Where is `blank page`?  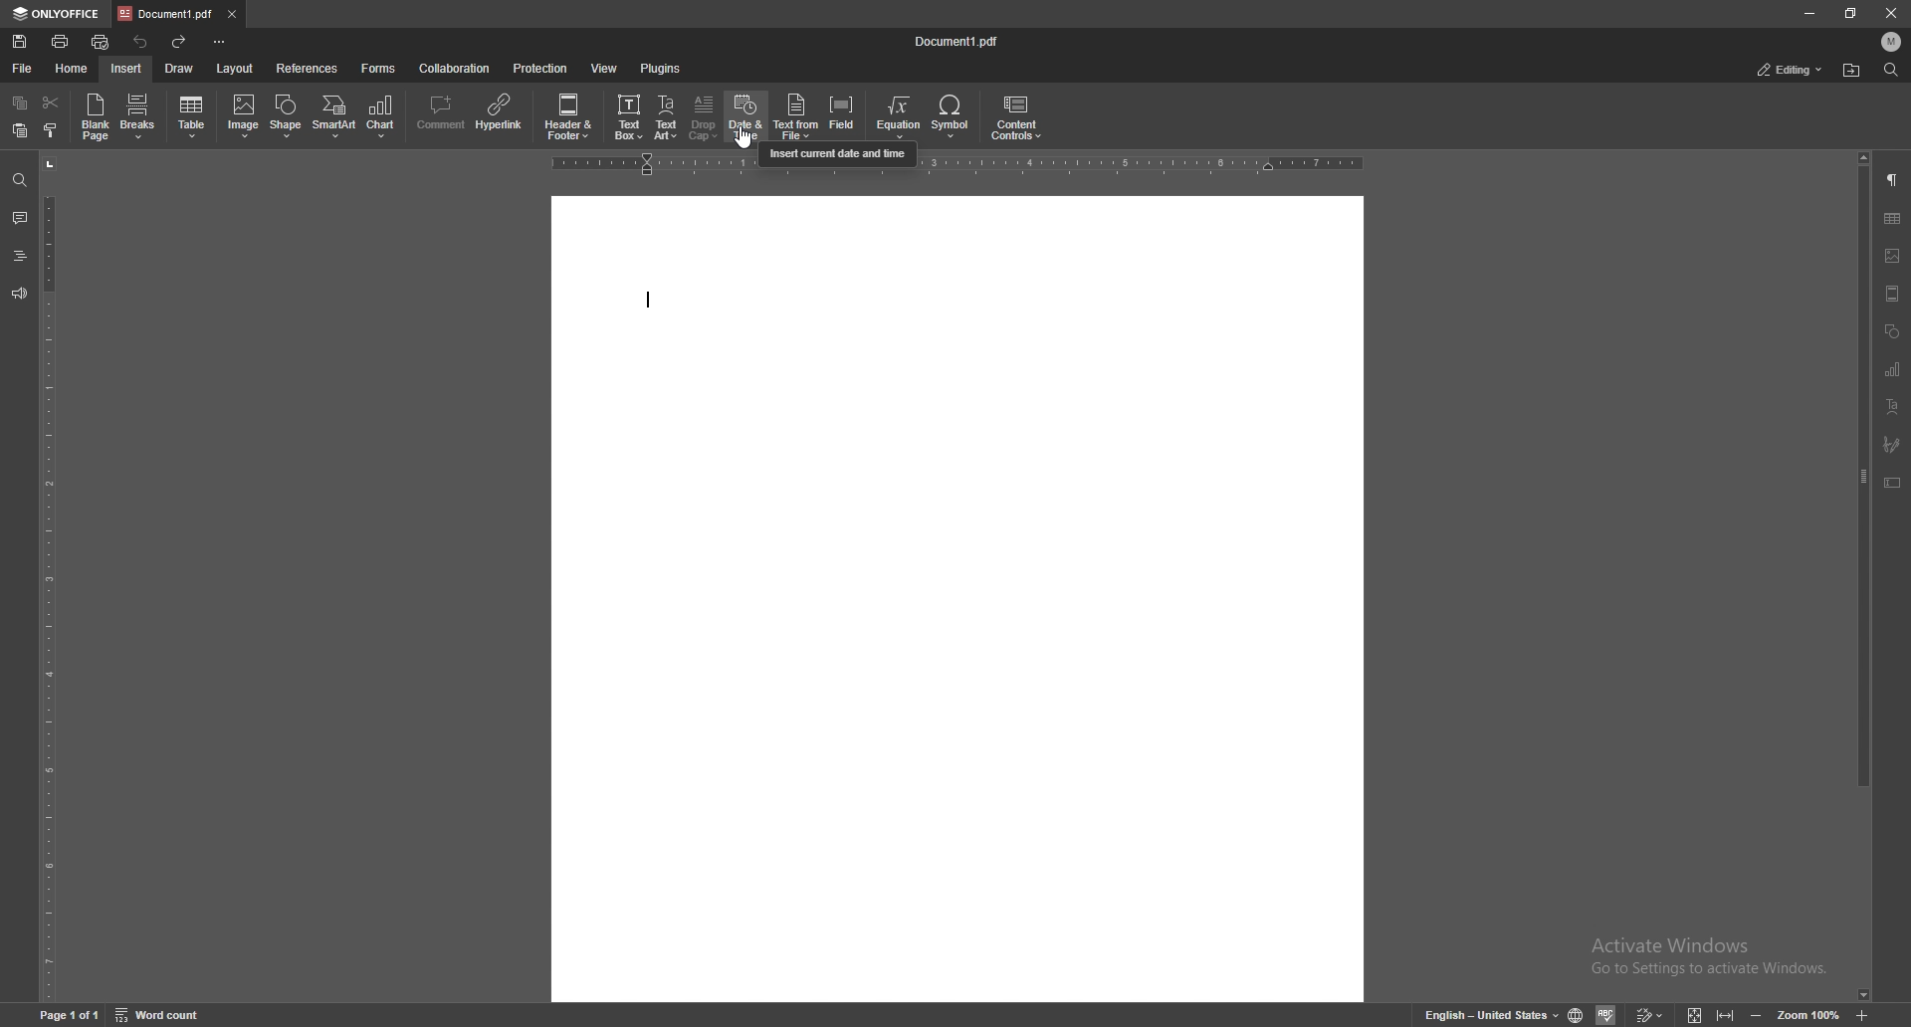
blank page is located at coordinates (96, 117).